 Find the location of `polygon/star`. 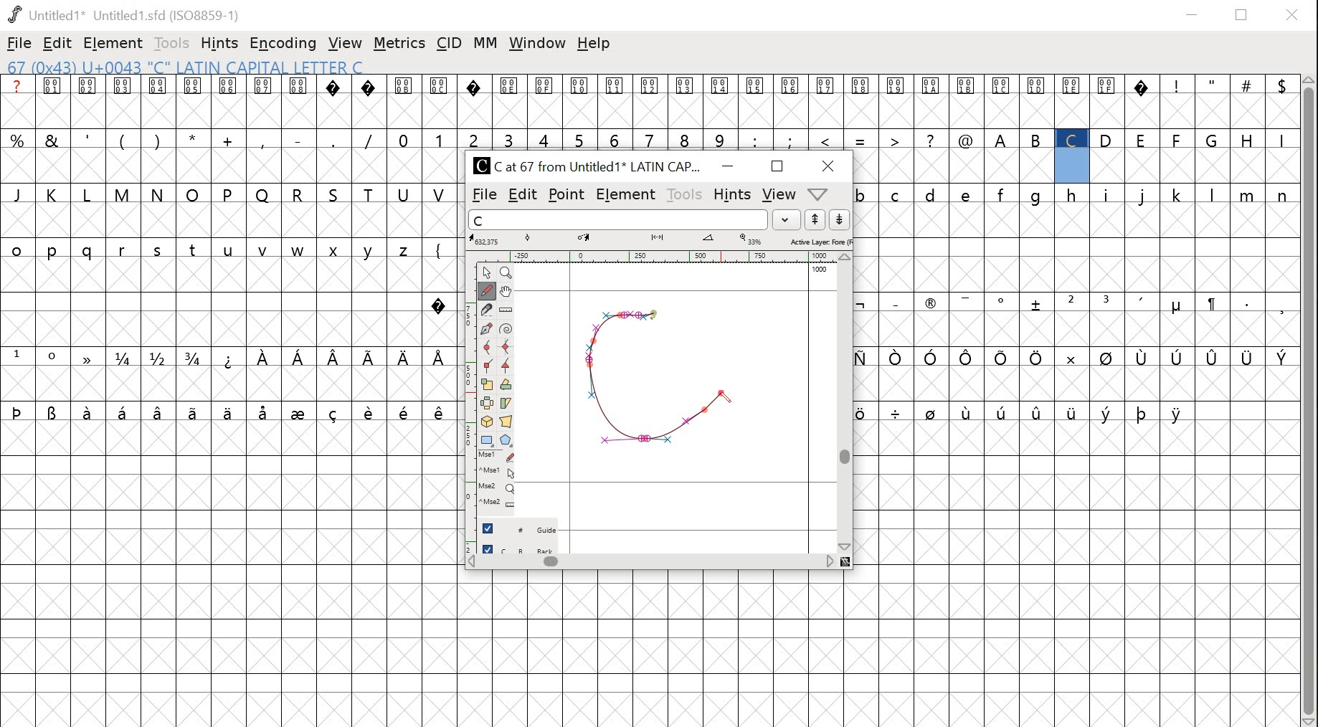

polygon/star is located at coordinates (507, 440).